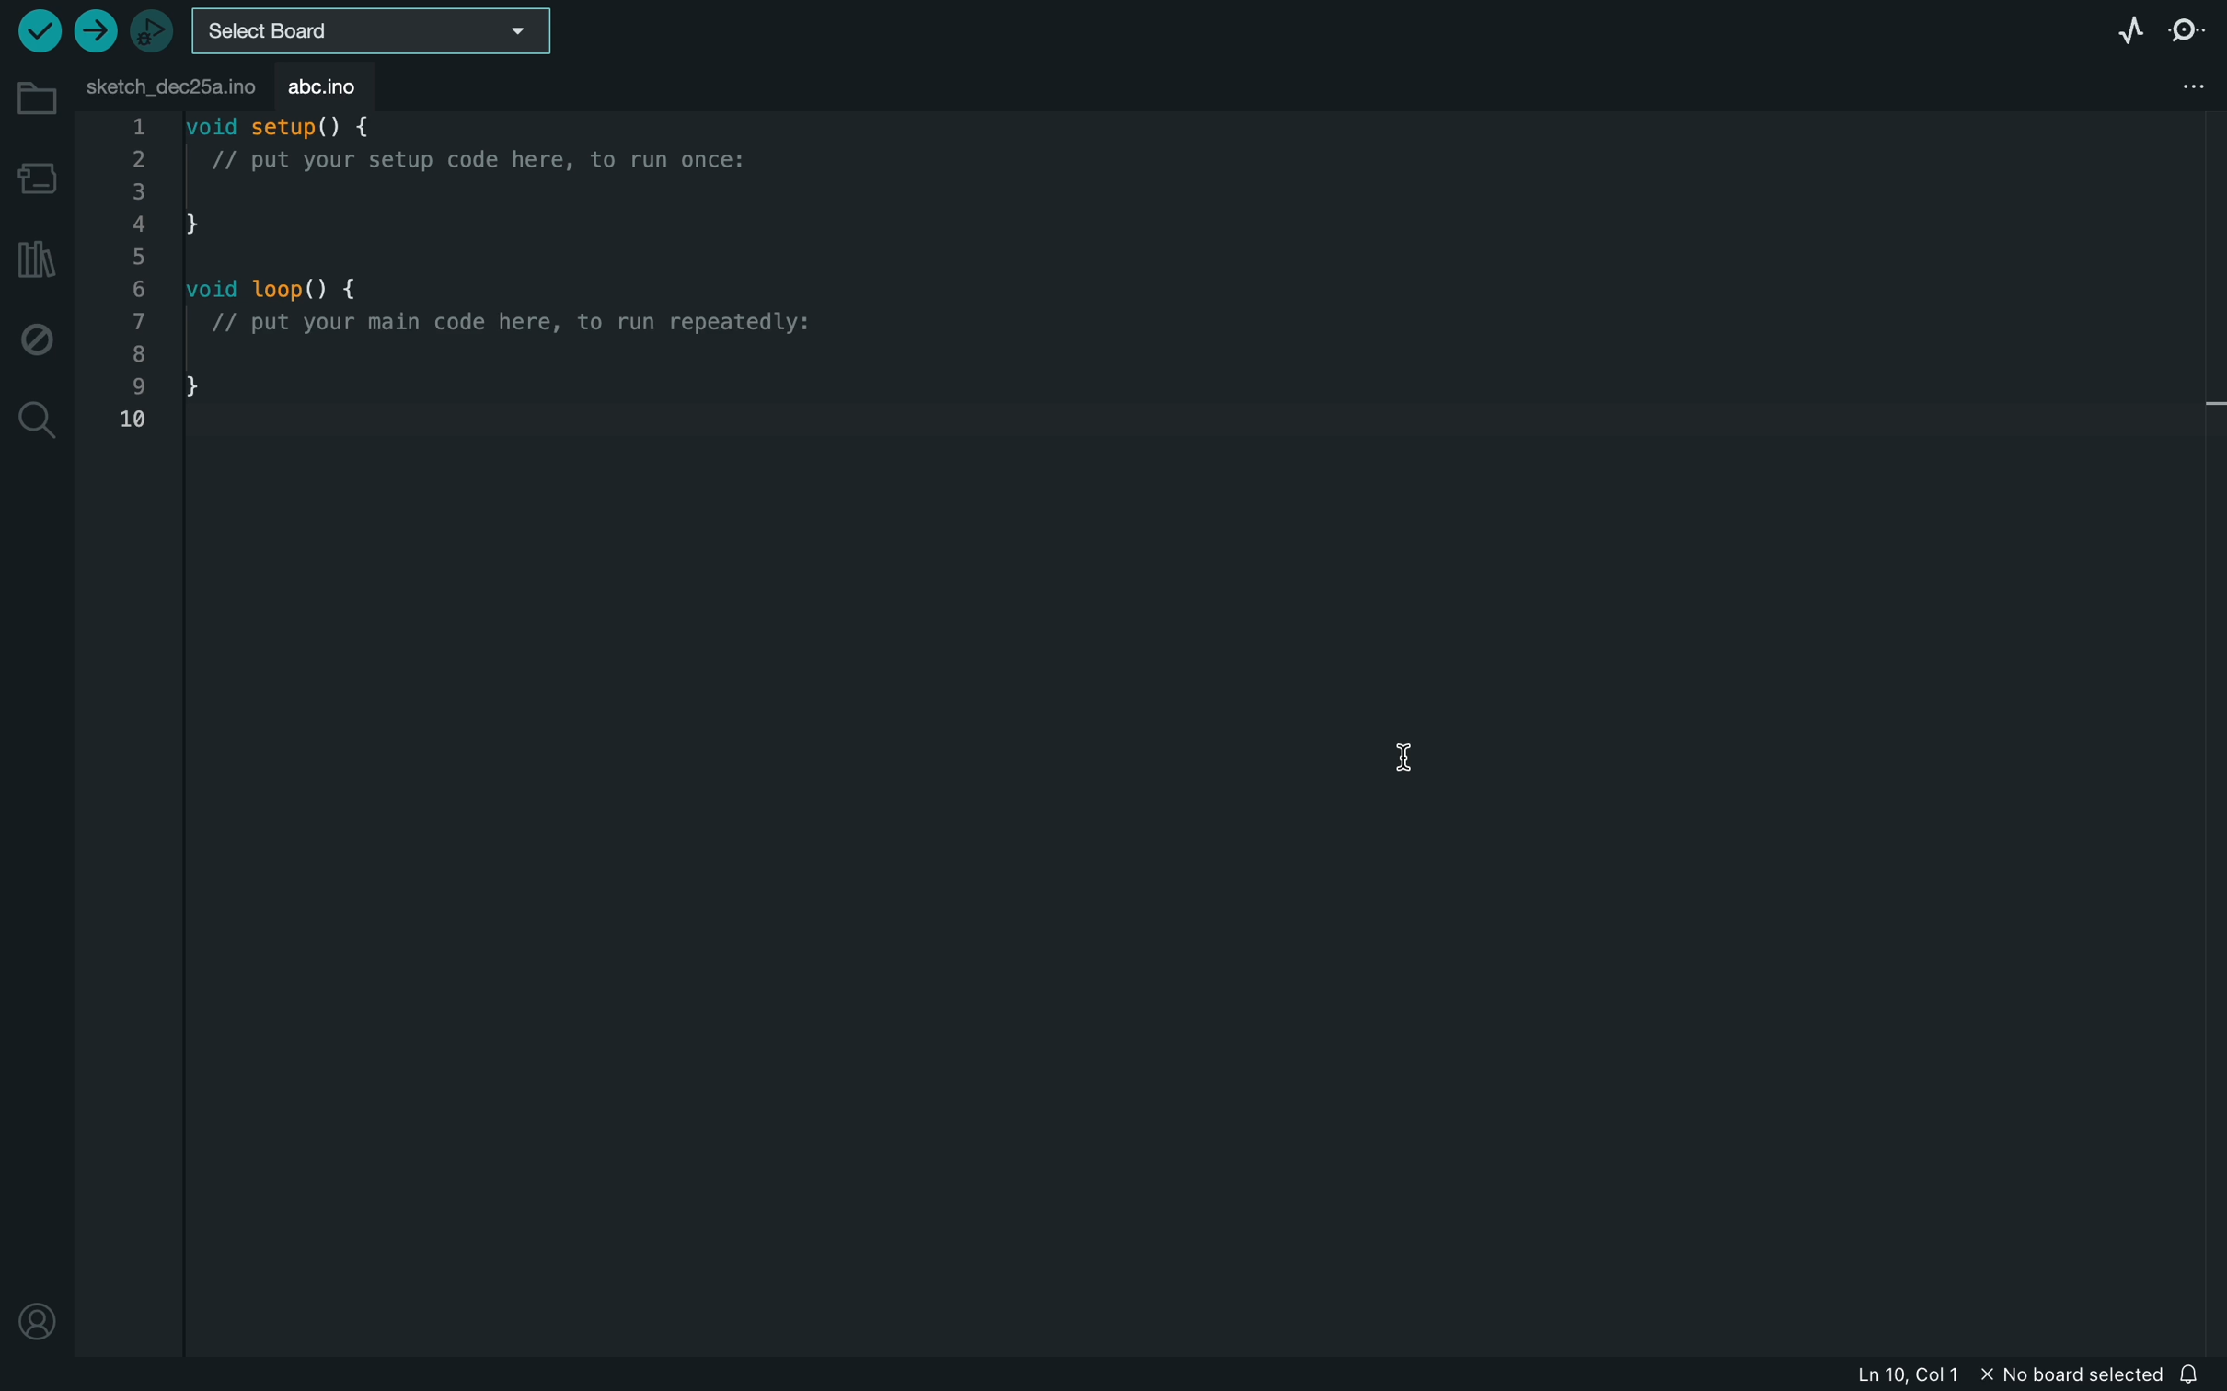 This screenshot has width=2227, height=1391. I want to click on debugger, so click(154, 32).